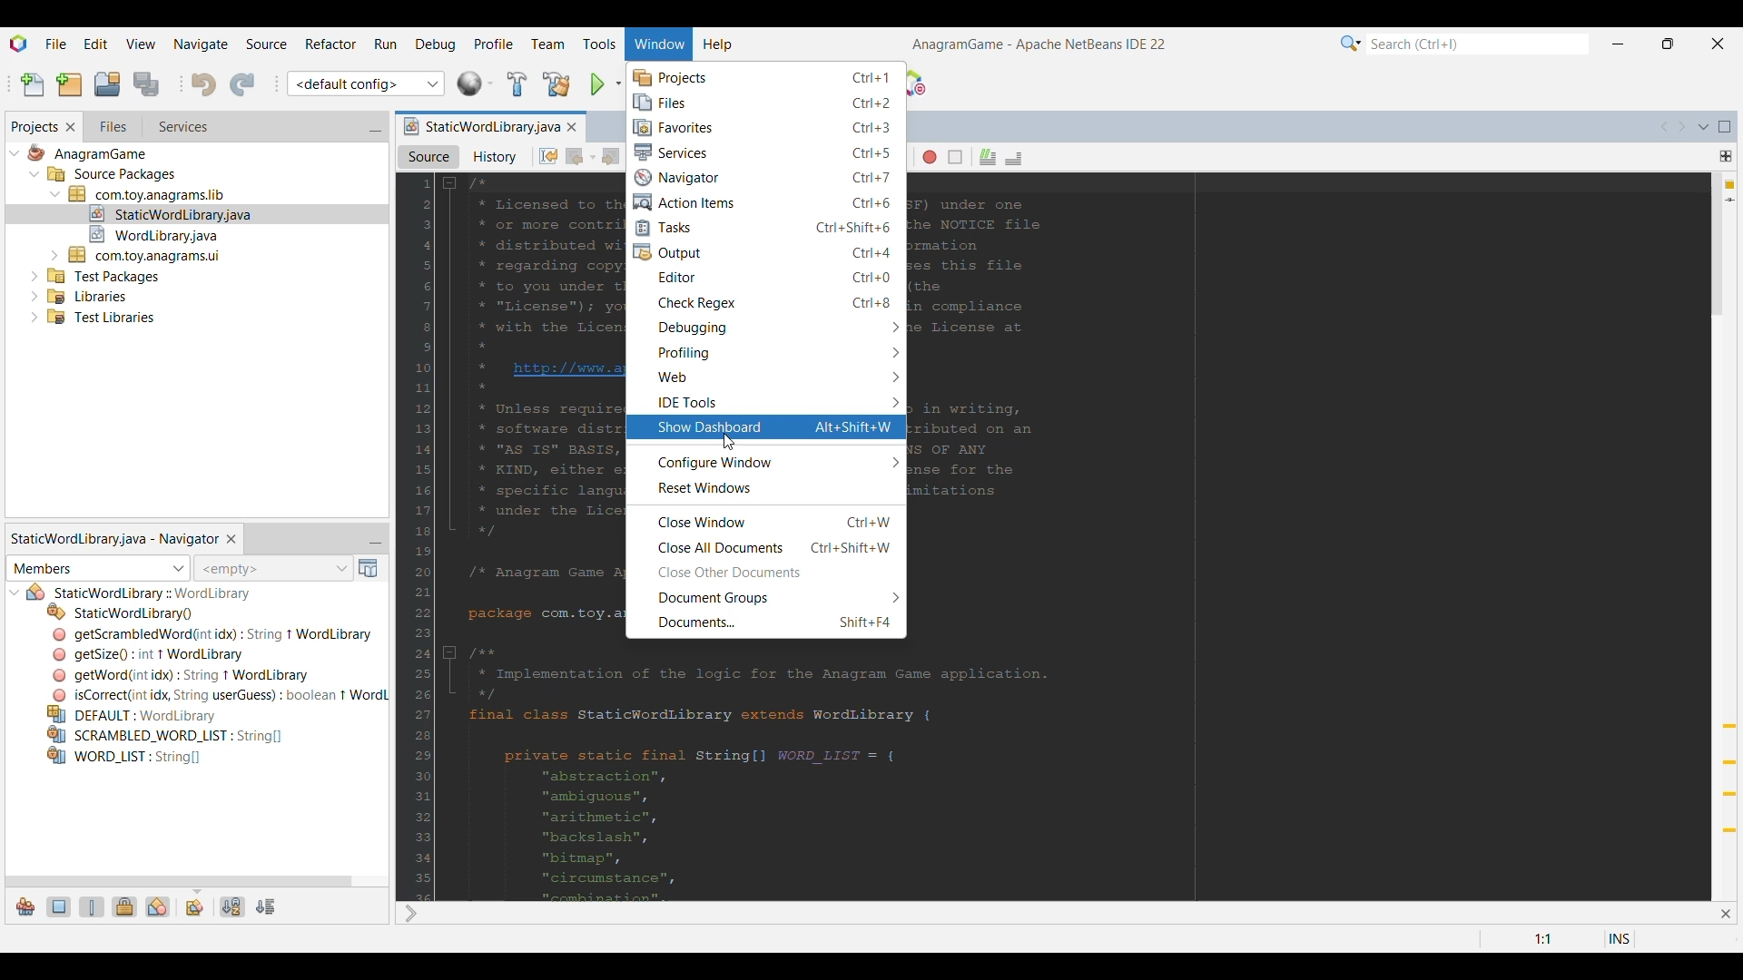  What do you see at coordinates (557, 84) in the screenshot?
I see `Clean and build project` at bounding box center [557, 84].